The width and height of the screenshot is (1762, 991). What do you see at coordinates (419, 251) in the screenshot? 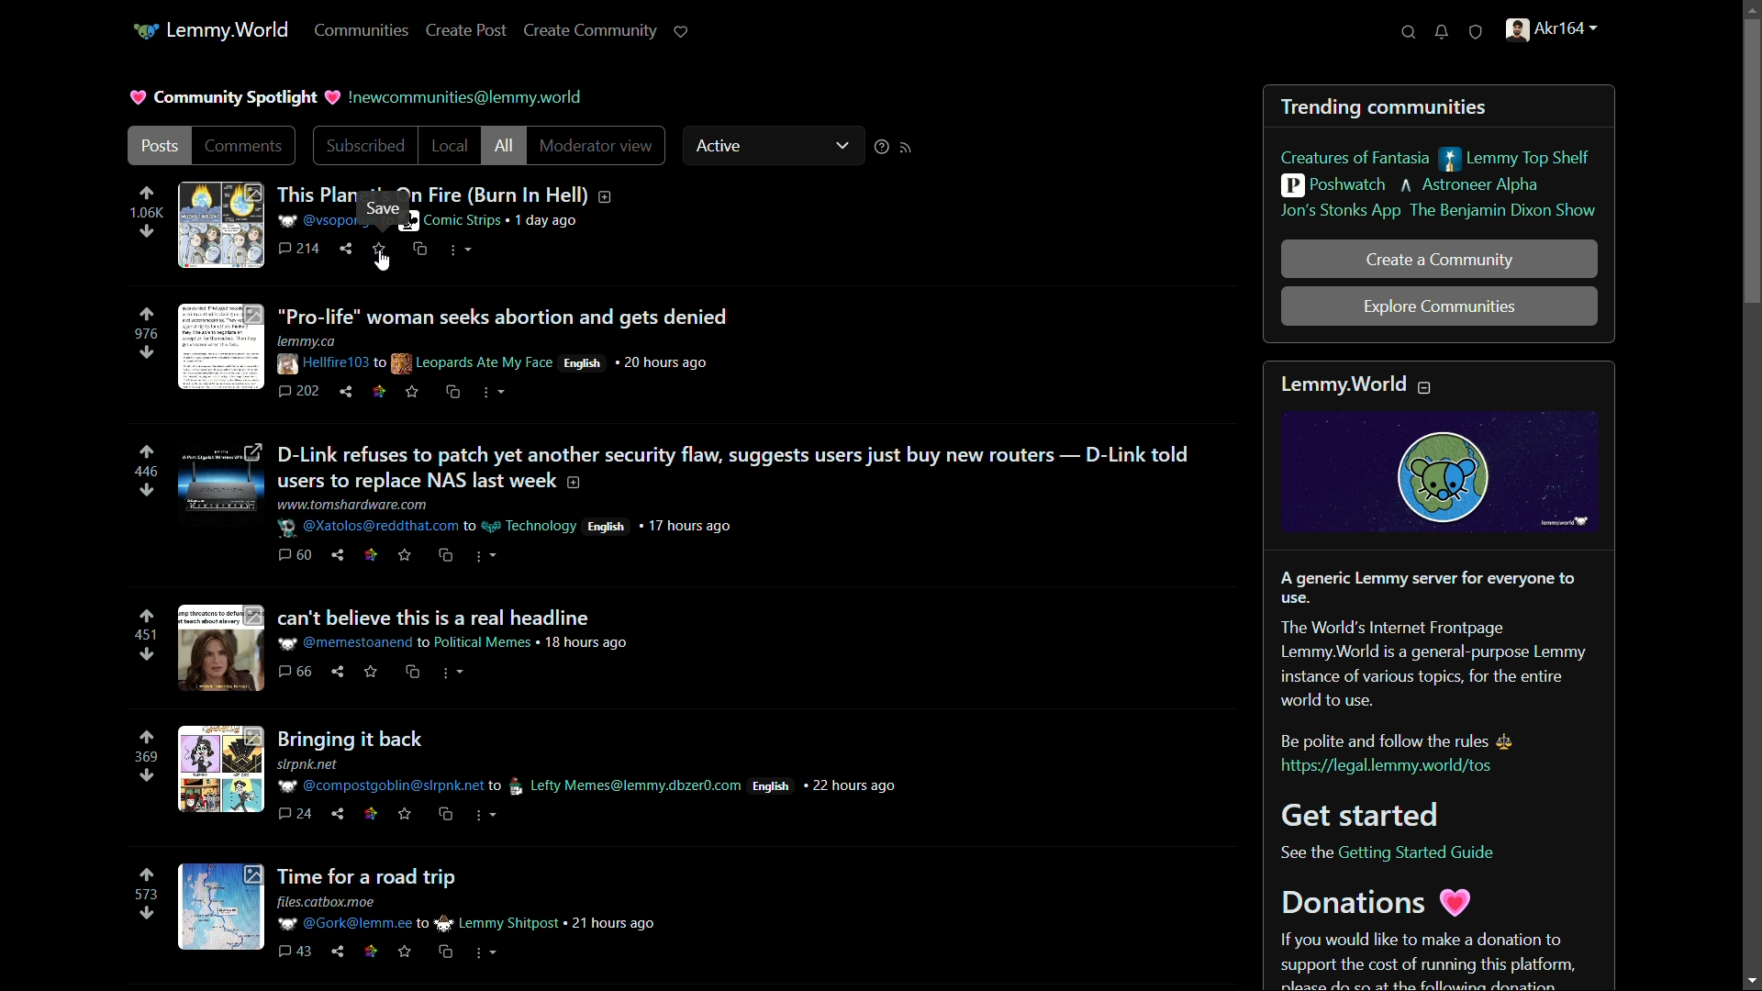
I see `copy` at bounding box center [419, 251].